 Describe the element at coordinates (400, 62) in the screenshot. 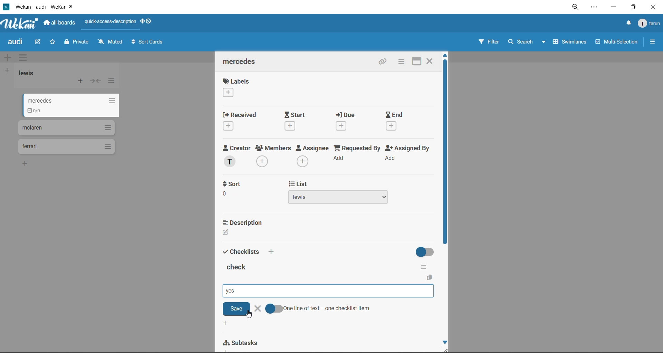

I see `card actions` at that location.